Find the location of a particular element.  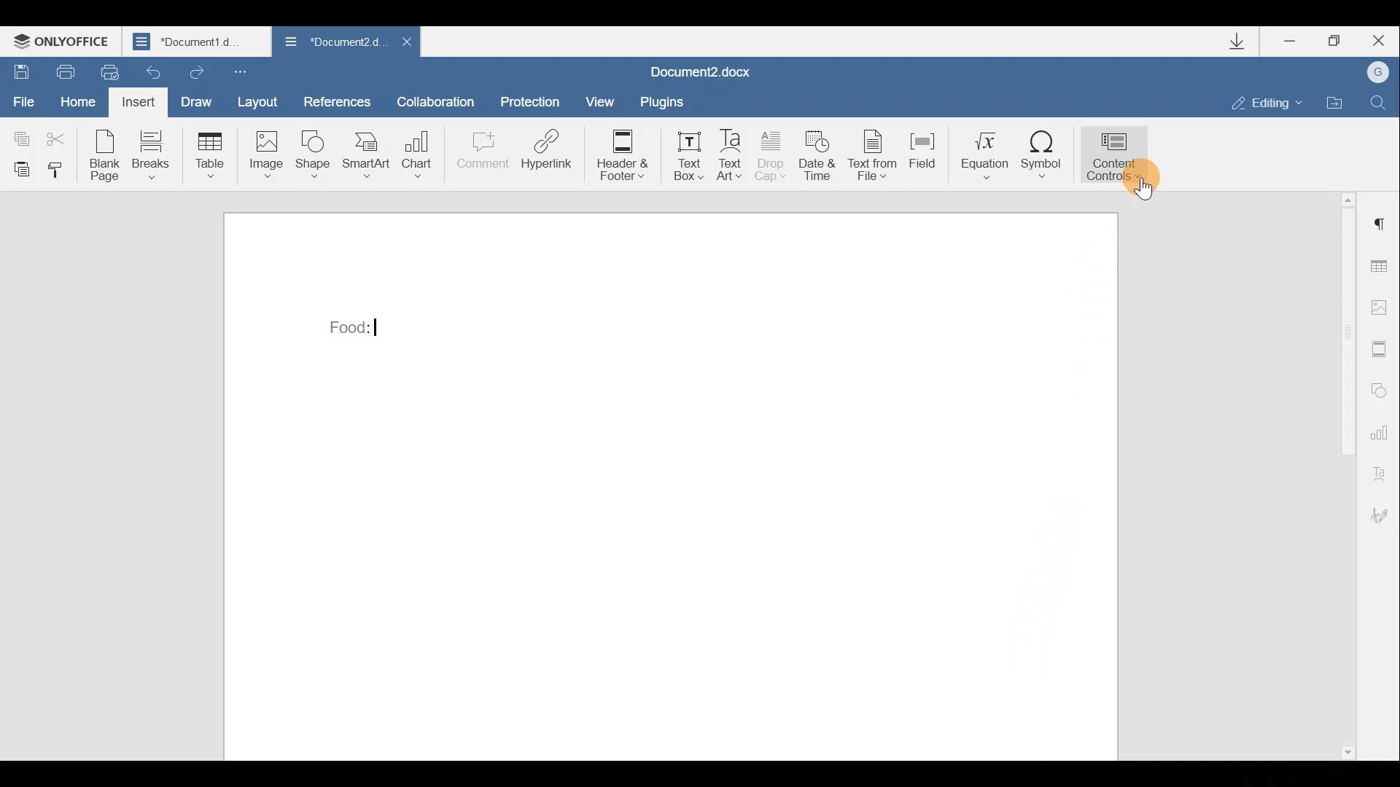

Save is located at coordinates (17, 70).